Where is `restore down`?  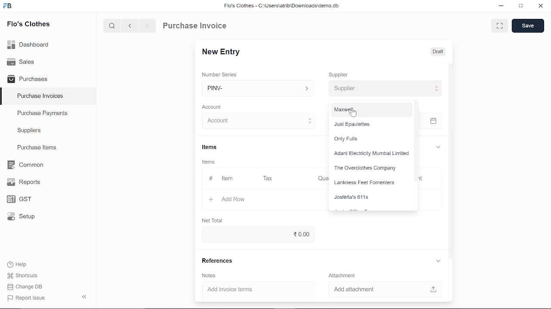 restore down is located at coordinates (523, 6).